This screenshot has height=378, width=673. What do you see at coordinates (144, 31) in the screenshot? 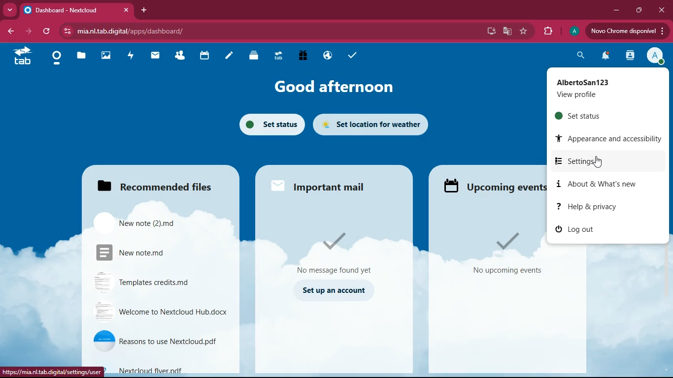
I see `url` at bounding box center [144, 31].